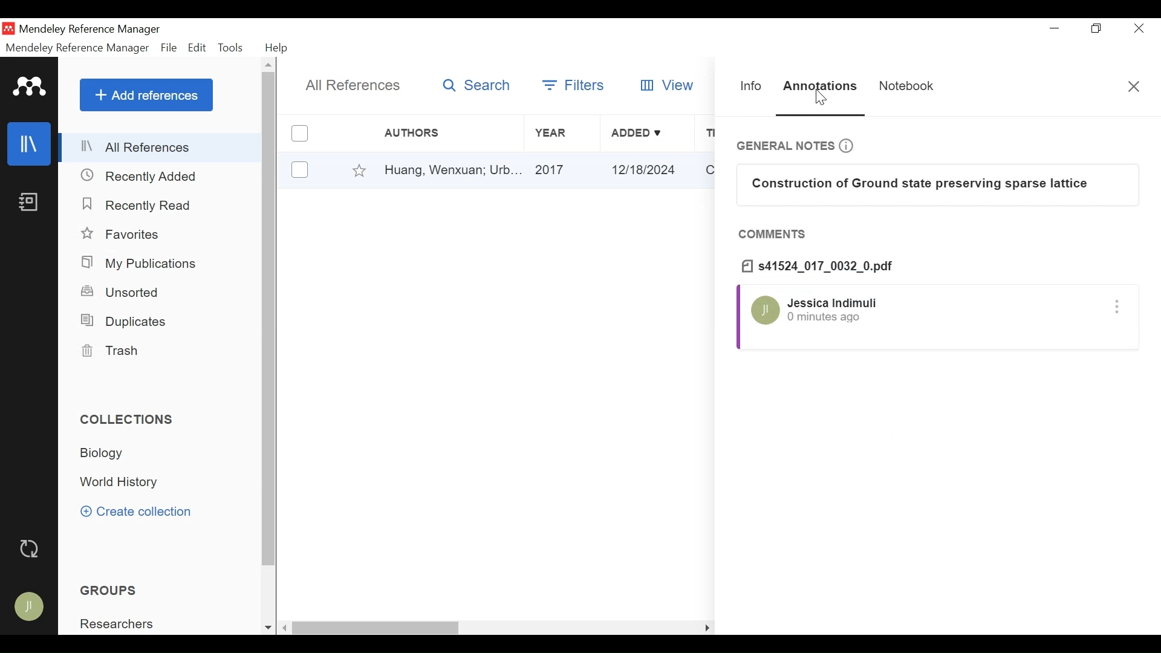 The width and height of the screenshot is (1161, 653). What do you see at coordinates (134, 204) in the screenshot?
I see `Recently Read` at bounding box center [134, 204].